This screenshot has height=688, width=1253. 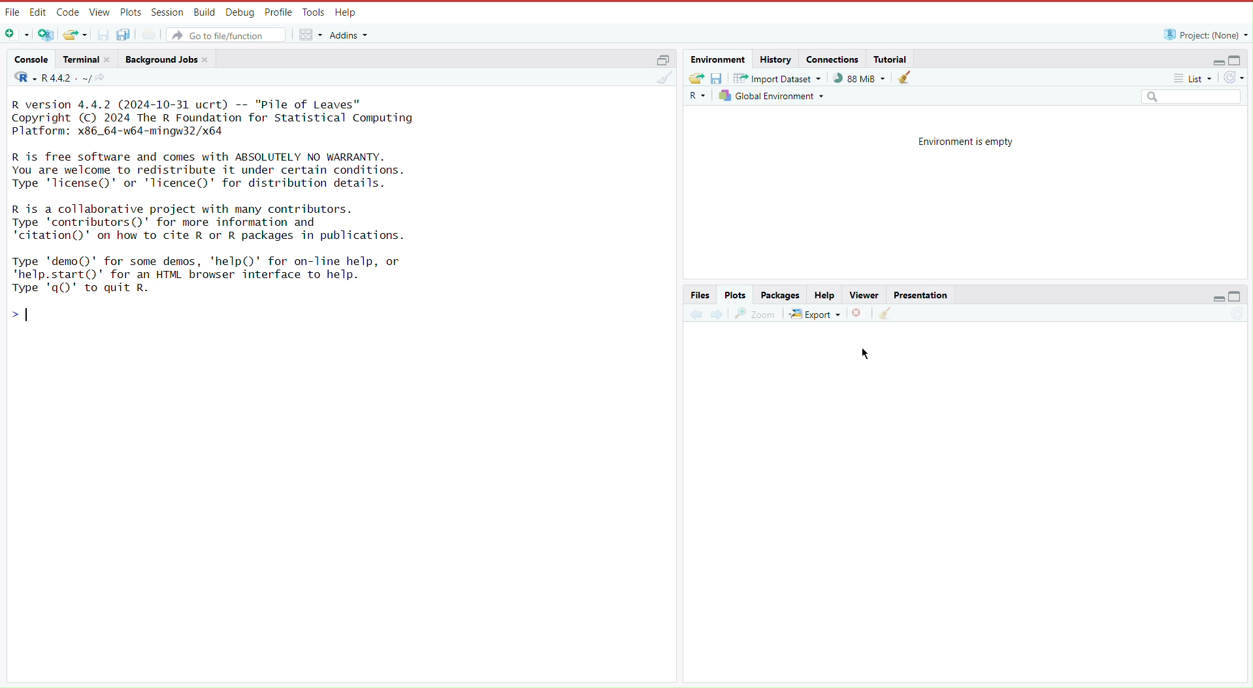 I want to click on Maximize, so click(x=662, y=59).